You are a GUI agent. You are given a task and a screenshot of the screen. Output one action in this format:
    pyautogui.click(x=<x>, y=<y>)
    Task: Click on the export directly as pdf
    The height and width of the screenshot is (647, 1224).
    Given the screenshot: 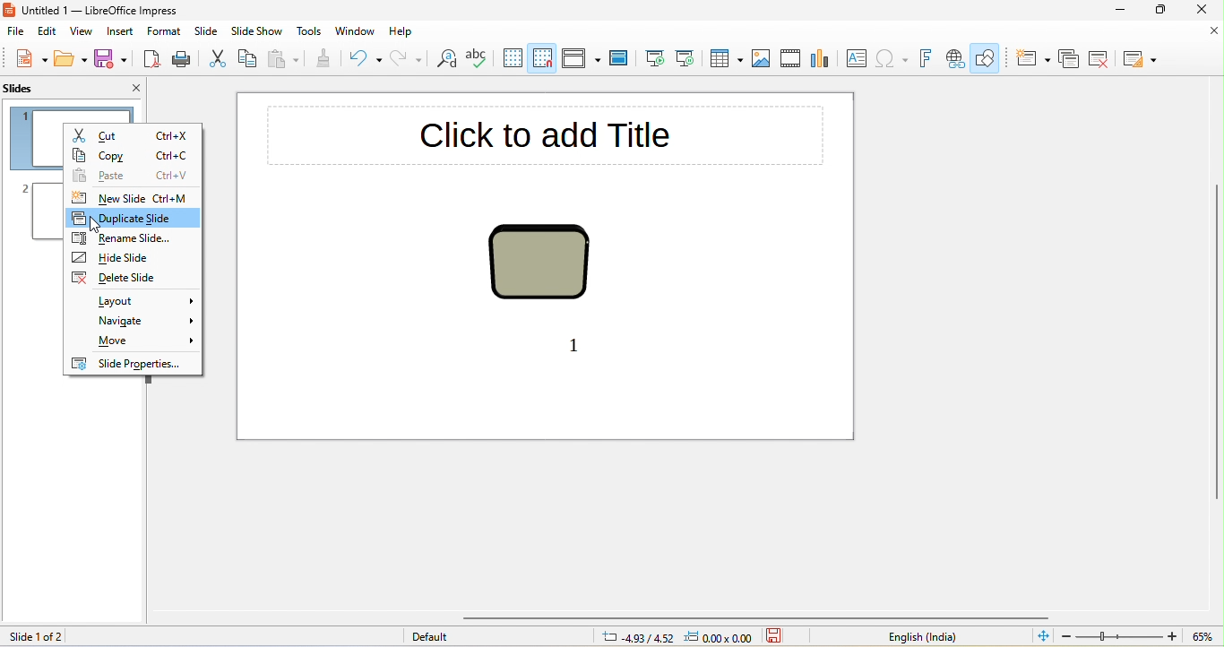 What is the action you would take?
    pyautogui.click(x=149, y=60)
    